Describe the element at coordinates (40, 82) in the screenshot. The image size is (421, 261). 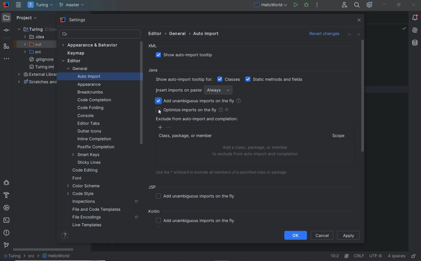
I see `scratches and consoles` at that location.